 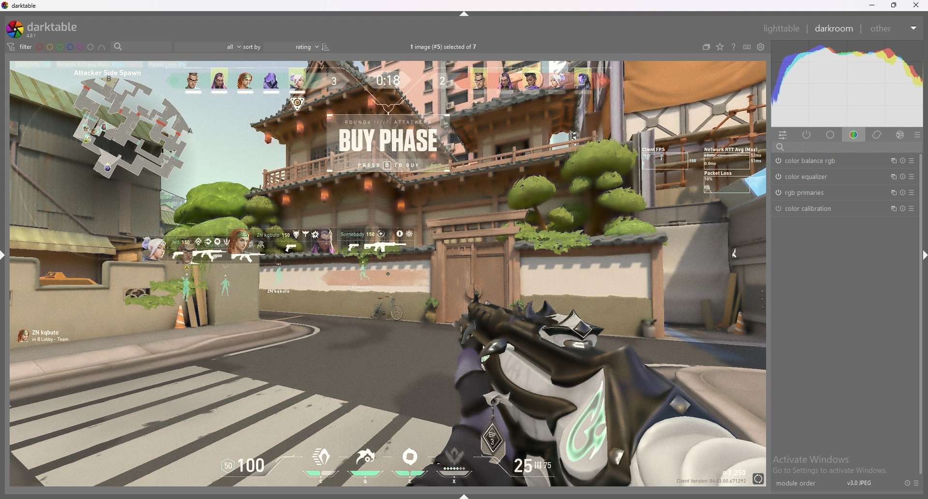 What do you see at coordinates (919, 254) in the screenshot?
I see `hide` at bounding box center [919, 254].